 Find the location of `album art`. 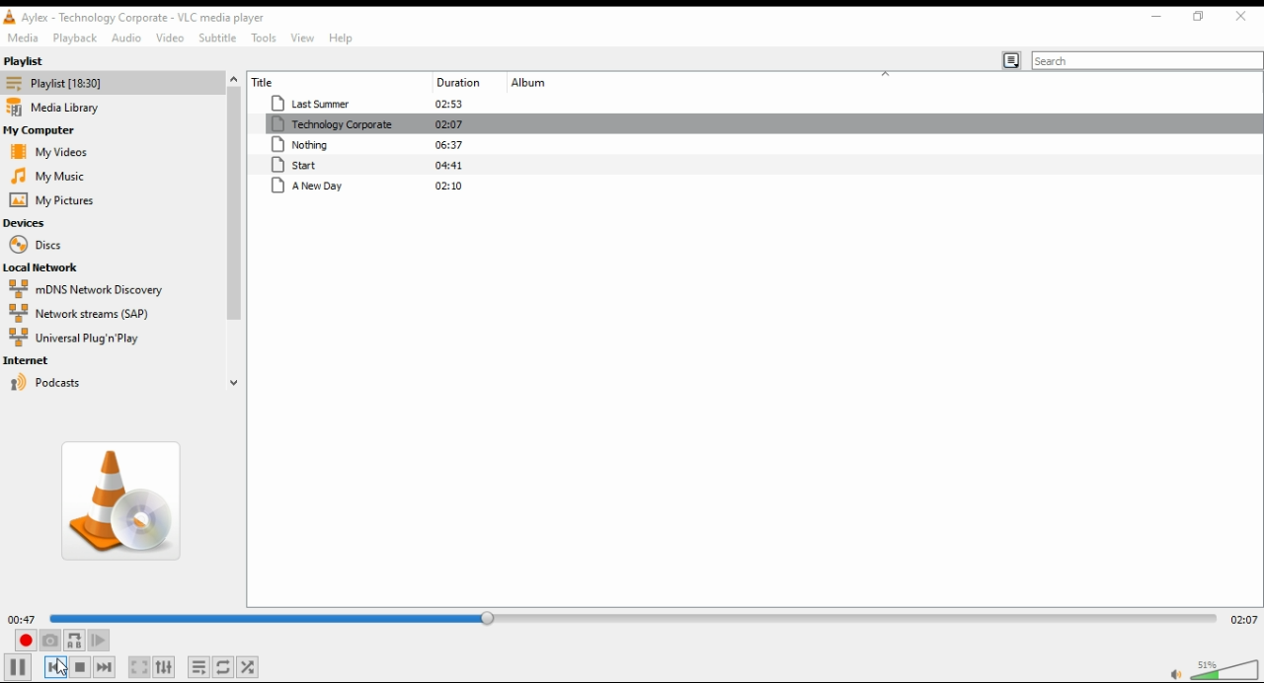

album art is located at coordinates (118, 503).